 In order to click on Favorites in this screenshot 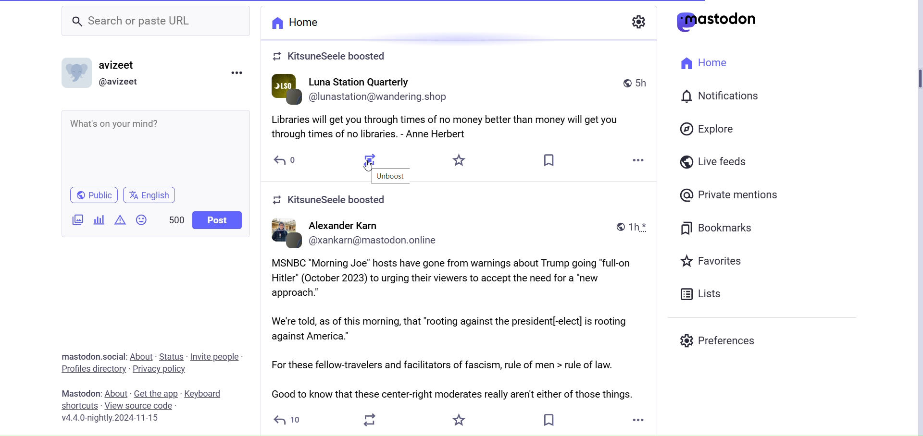, I will do `click(714, 263)`.